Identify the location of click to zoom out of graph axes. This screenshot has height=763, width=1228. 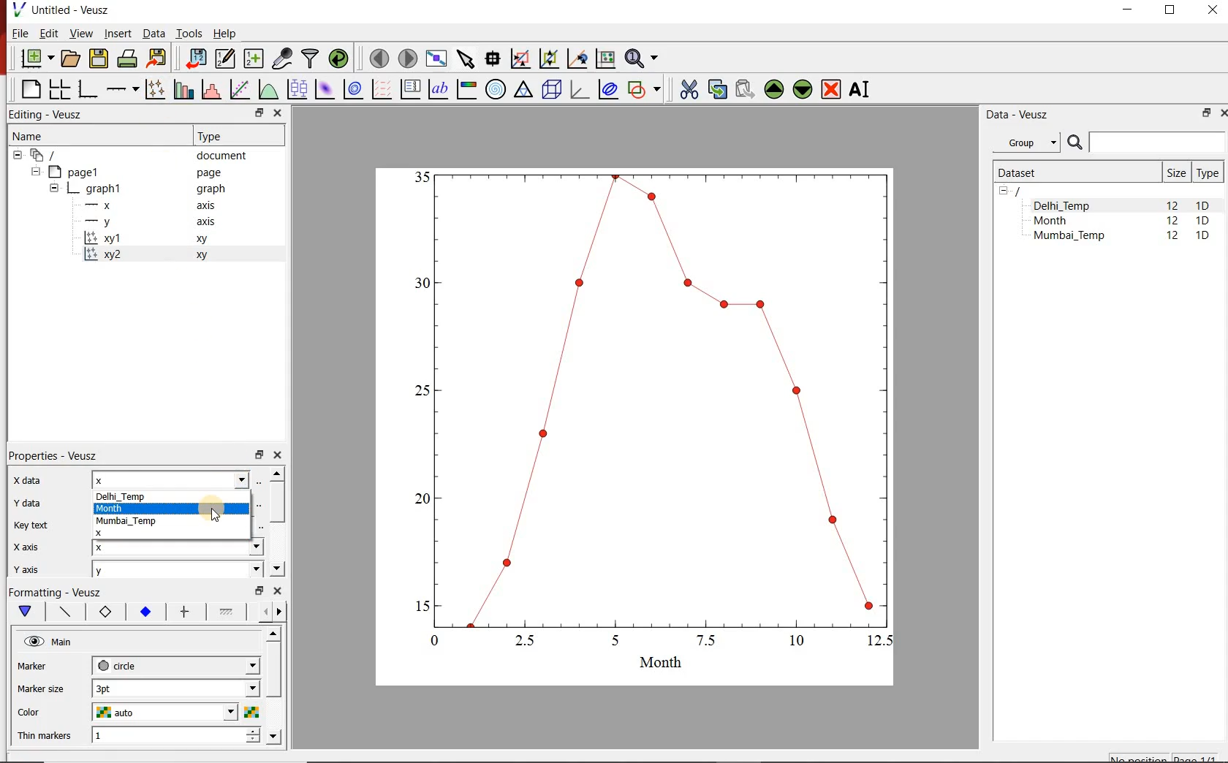
(548, 59).